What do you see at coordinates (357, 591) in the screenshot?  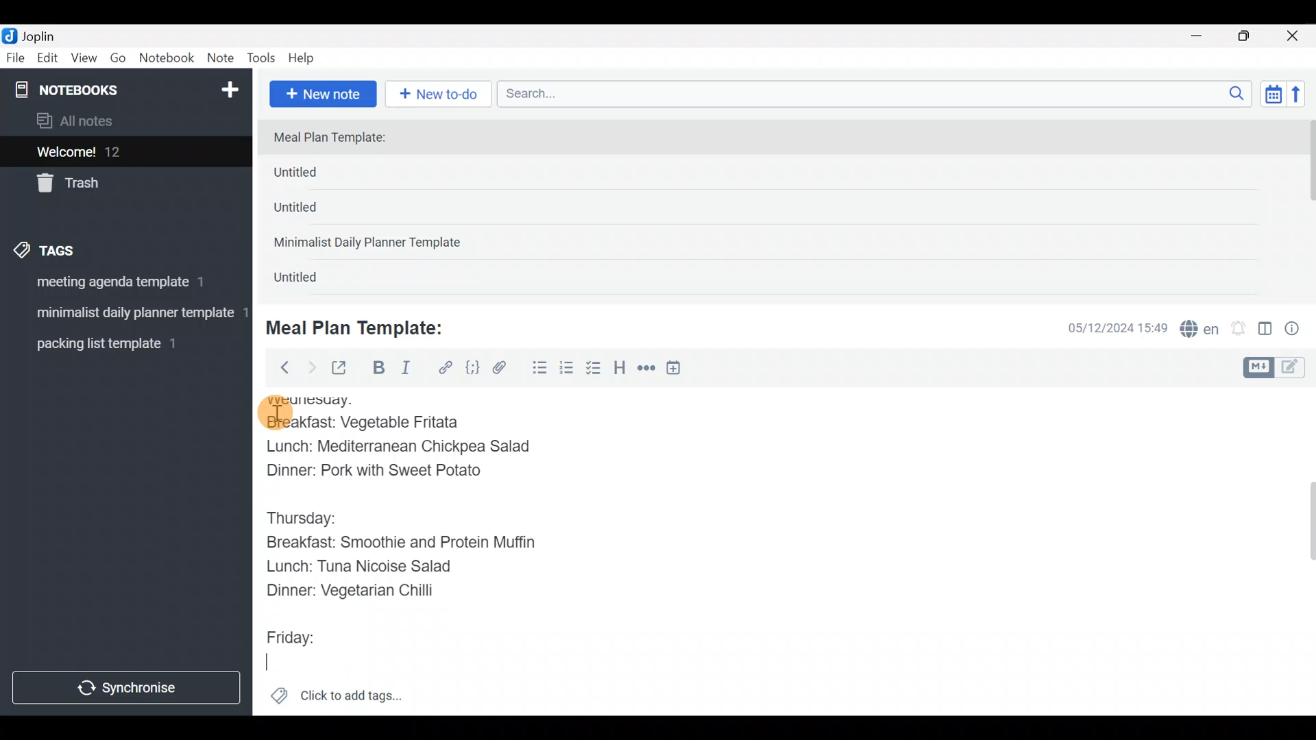 I see `Dinner: Vegetarian Chilli` at bounding box center [357, 591].